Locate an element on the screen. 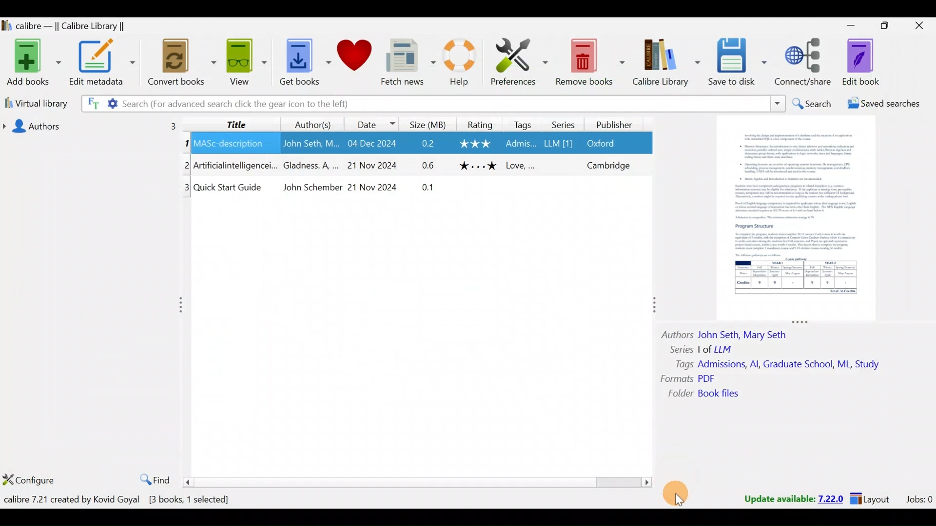 Image resolution: width=936 pixels, height=526 pixels.  is located at coordinates (236, 166).